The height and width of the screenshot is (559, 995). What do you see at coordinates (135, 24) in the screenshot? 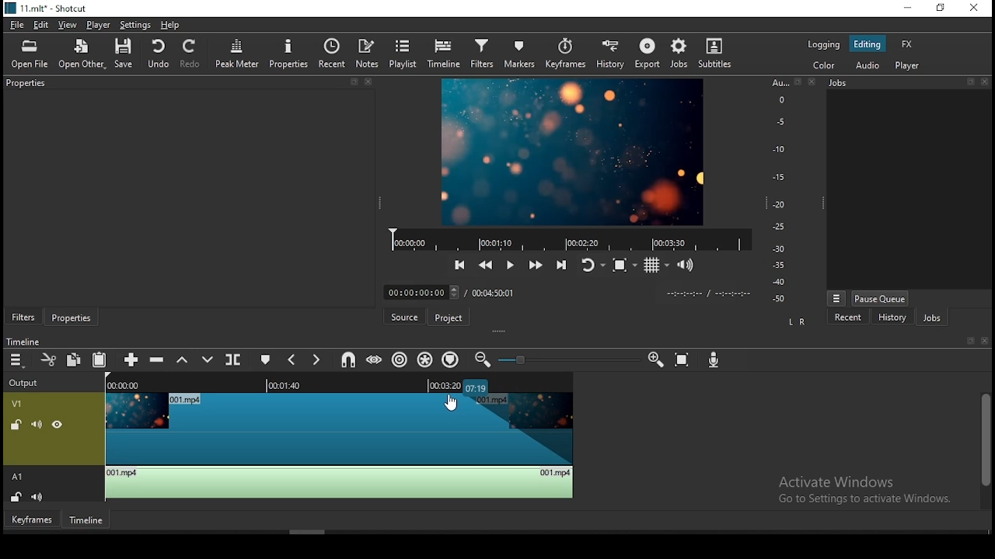
I see `settings` at bounding box center [135, 24].